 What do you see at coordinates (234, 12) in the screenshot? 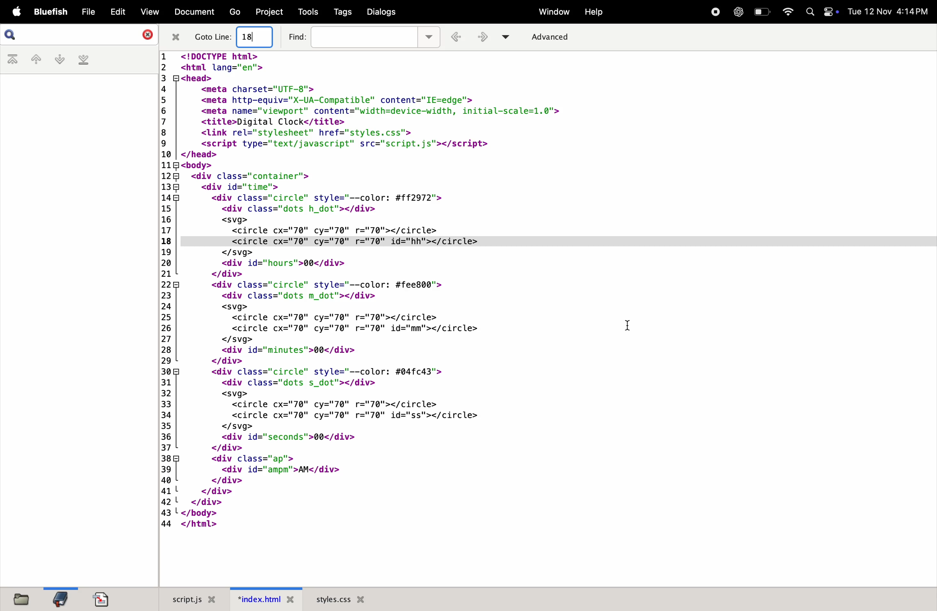
I see `go` at bounding box center [234, 12].